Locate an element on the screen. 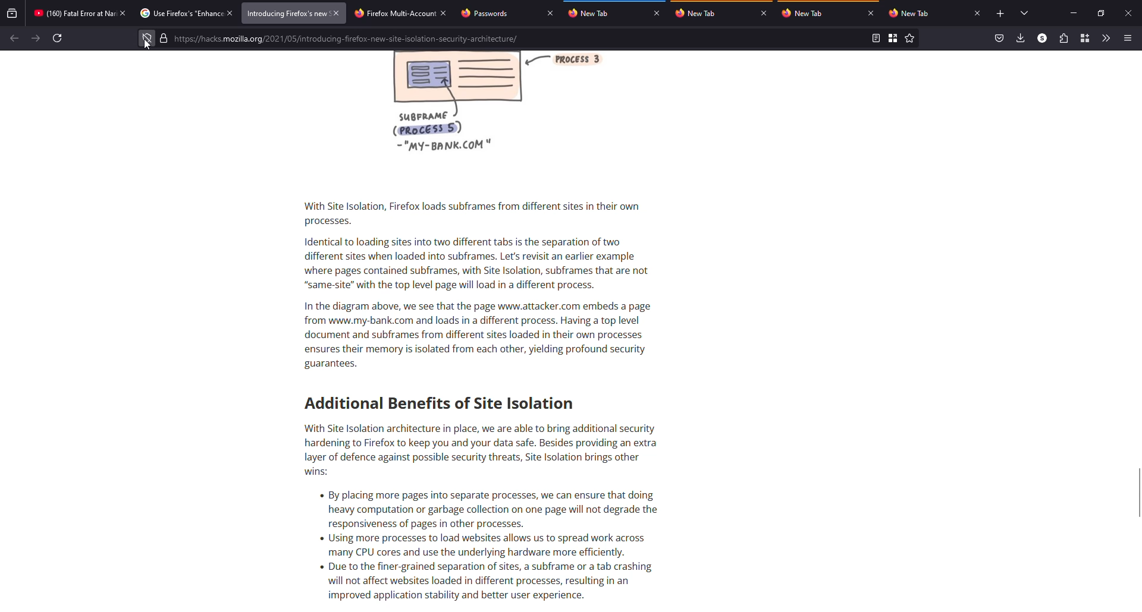 This screenshot has width=1142, height=612. website description is located at coordinates (473, 329).